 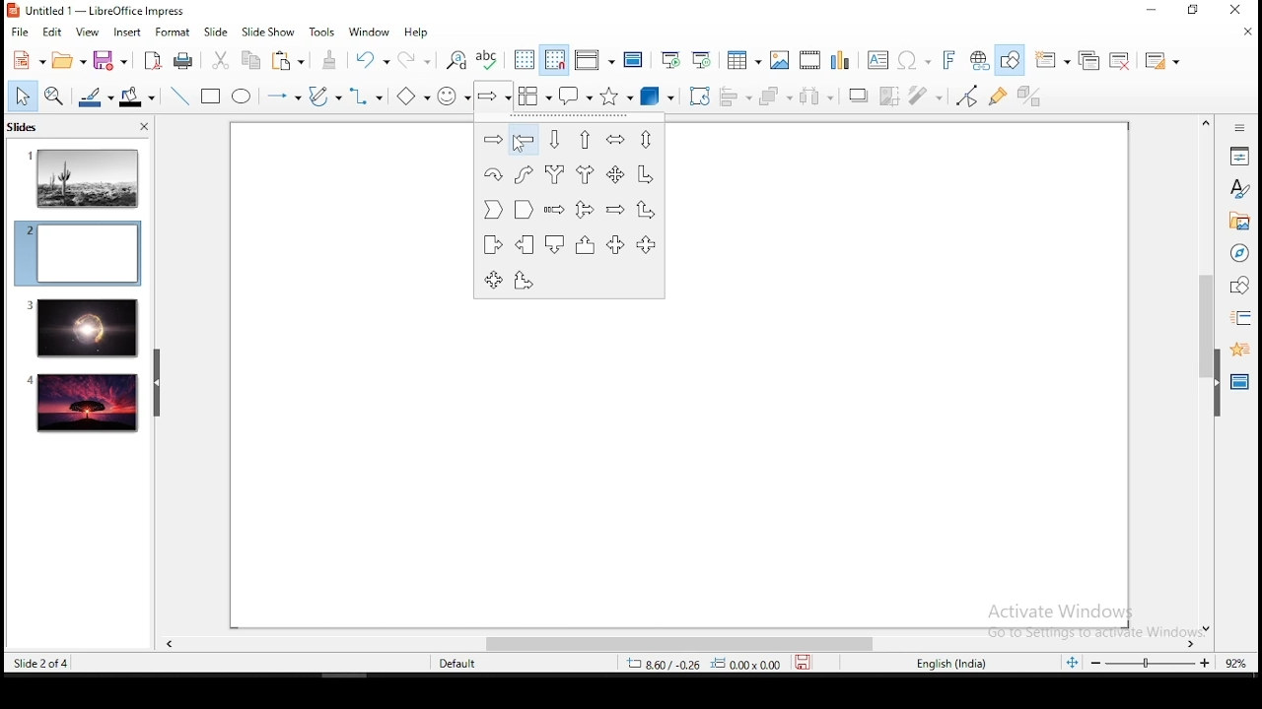 I want to click on slide 2 of 4, so click(x=43, y=664).